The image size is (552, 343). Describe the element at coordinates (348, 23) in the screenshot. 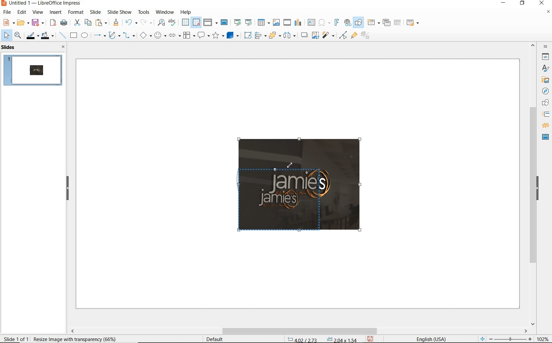

I see `insert hyperlink` at that location.